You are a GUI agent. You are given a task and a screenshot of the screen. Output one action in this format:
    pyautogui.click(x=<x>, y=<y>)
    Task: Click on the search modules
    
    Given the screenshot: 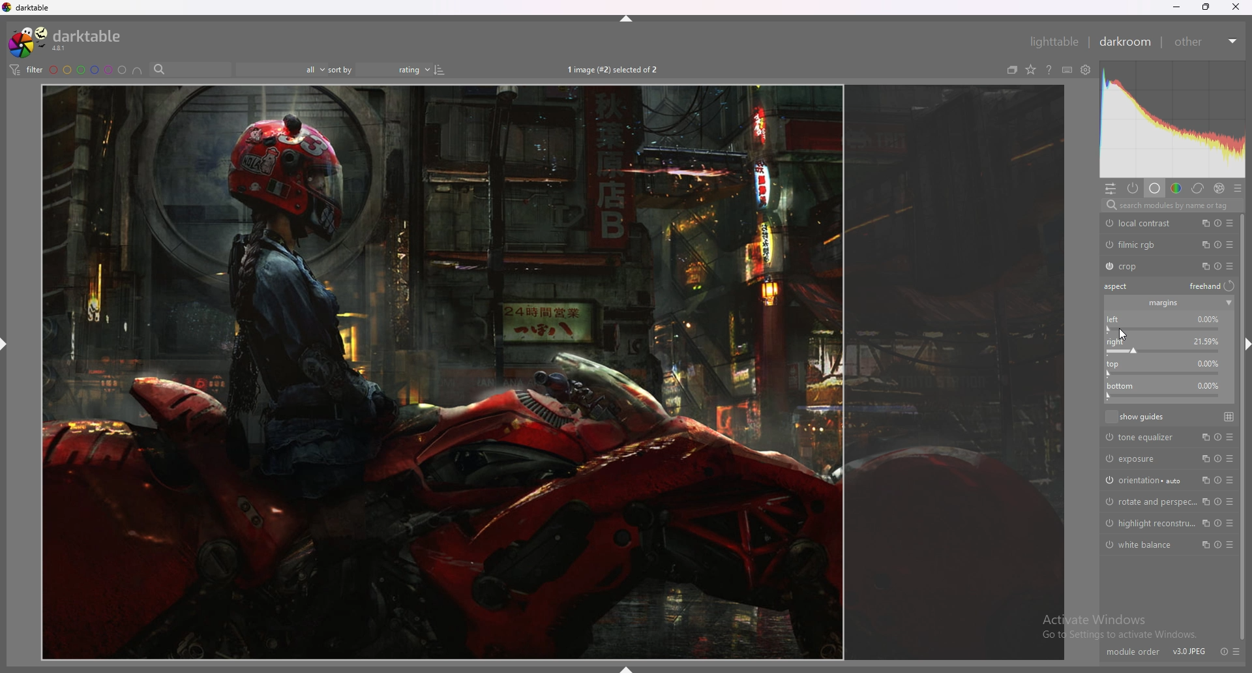 What is the action you would take?
    pyautogui.click(x=1171, y=205)
    